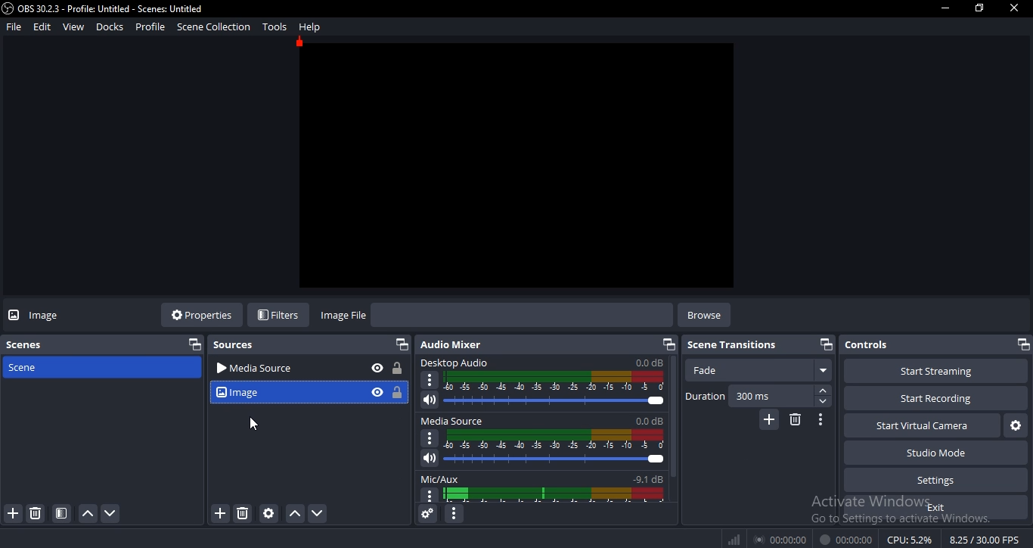  Describe the element at coordinates (430, 496) in the screenshot. I see `options` at that location.